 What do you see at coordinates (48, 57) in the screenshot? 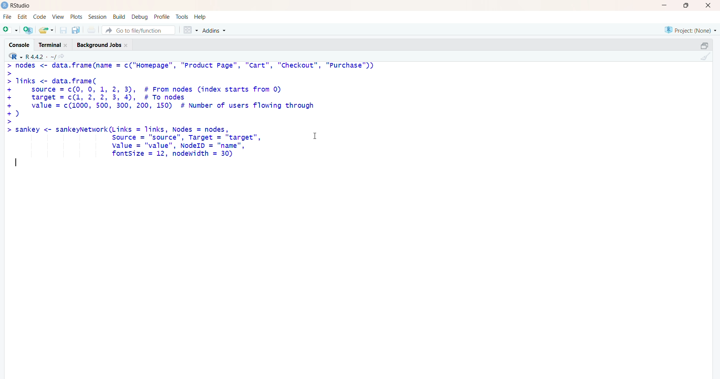
I see `R-R442 - ~/` at bounding box center [48, 57].